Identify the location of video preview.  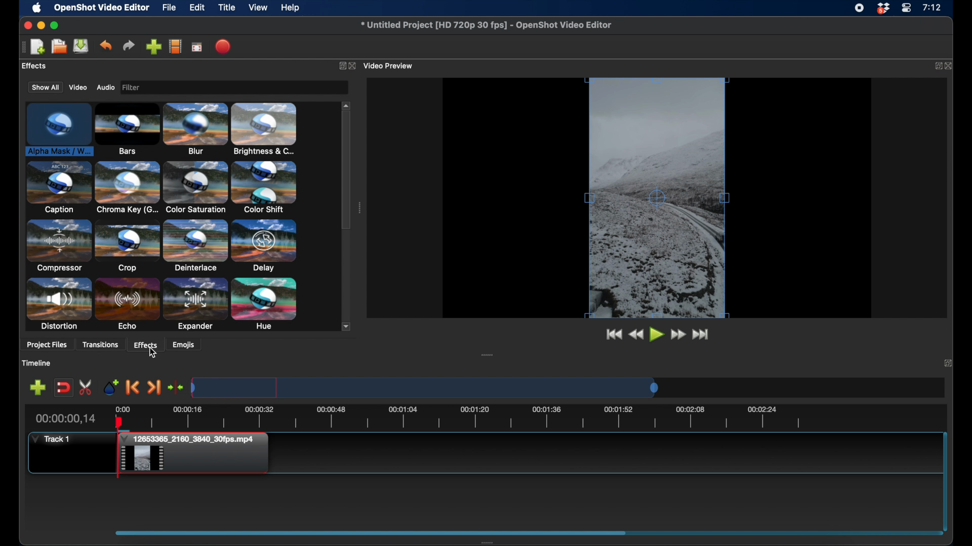
(391, 65).